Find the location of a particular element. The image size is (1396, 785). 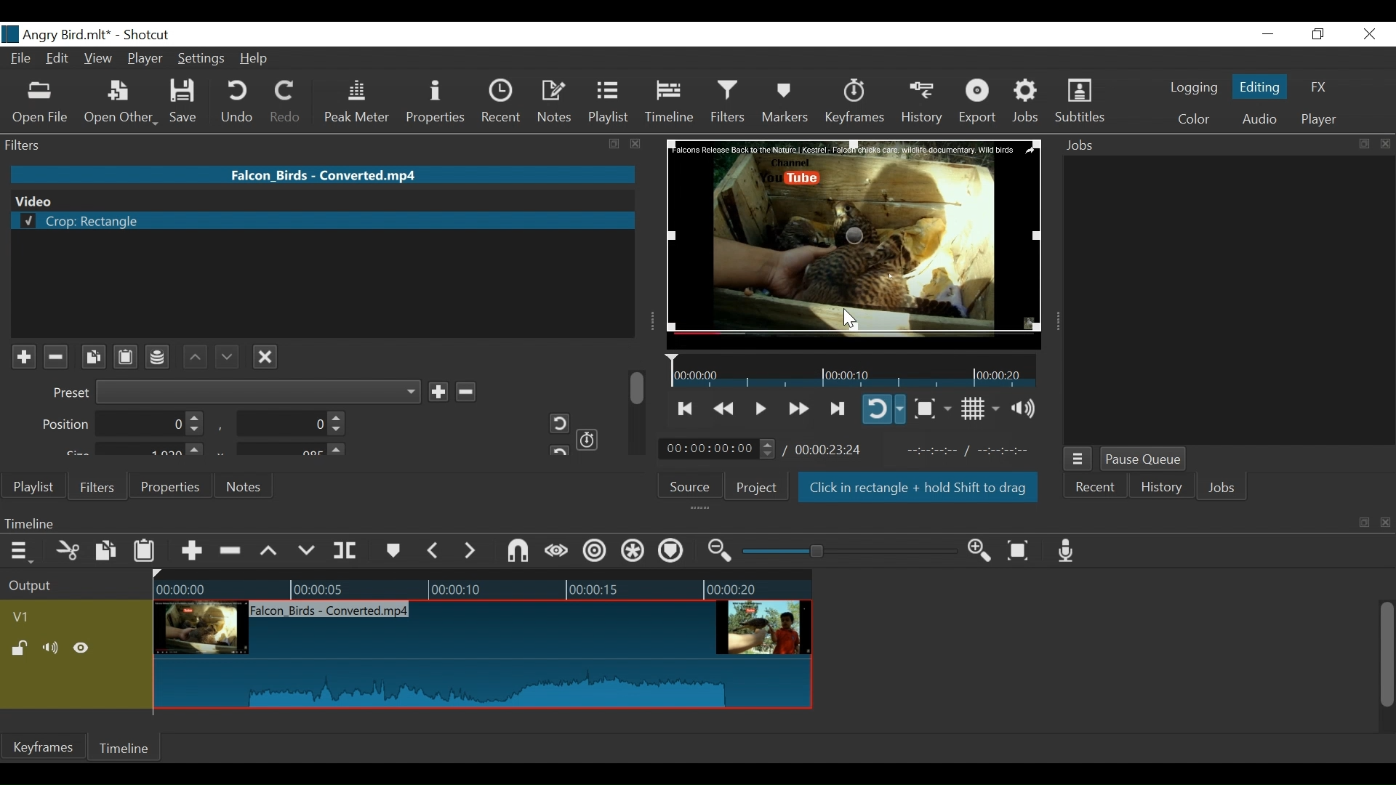

minimize is located at coordinates (1267, 35).